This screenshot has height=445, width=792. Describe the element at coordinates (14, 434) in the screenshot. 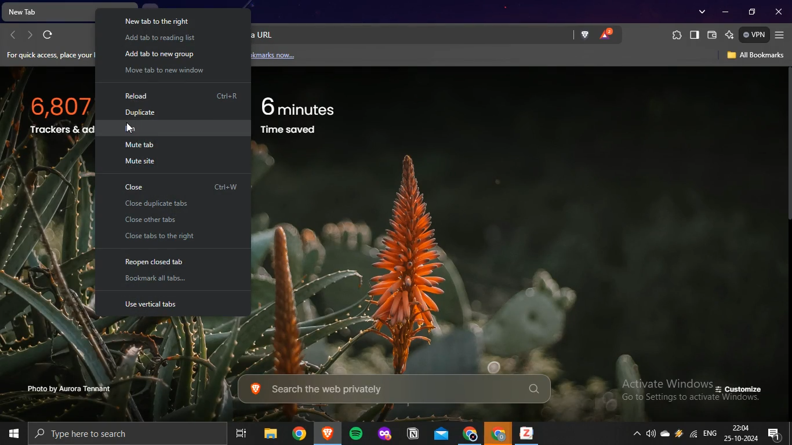

I see `start` at that location.